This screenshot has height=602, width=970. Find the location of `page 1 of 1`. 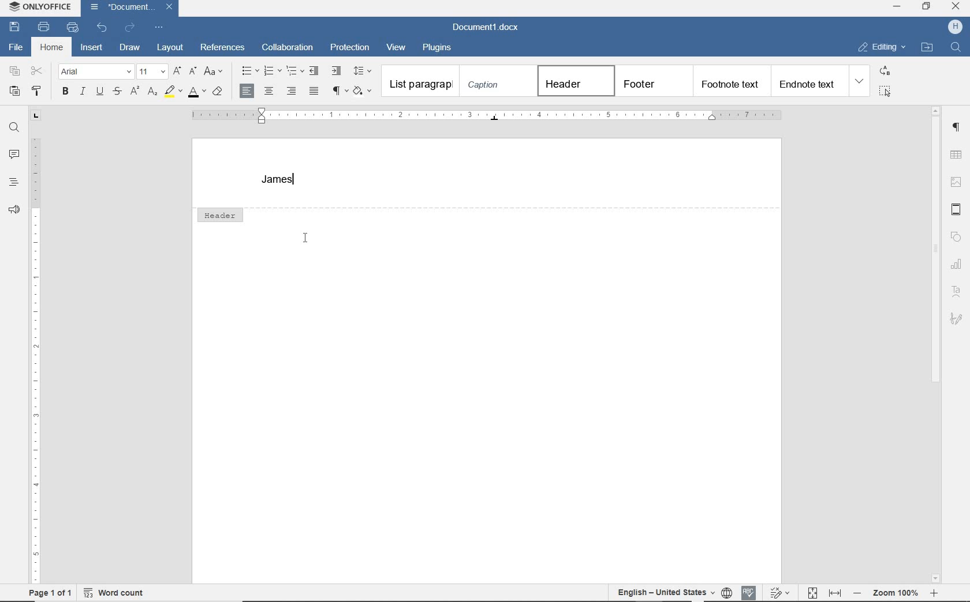

page 1 of 1 is located at coordinates (53, 595).